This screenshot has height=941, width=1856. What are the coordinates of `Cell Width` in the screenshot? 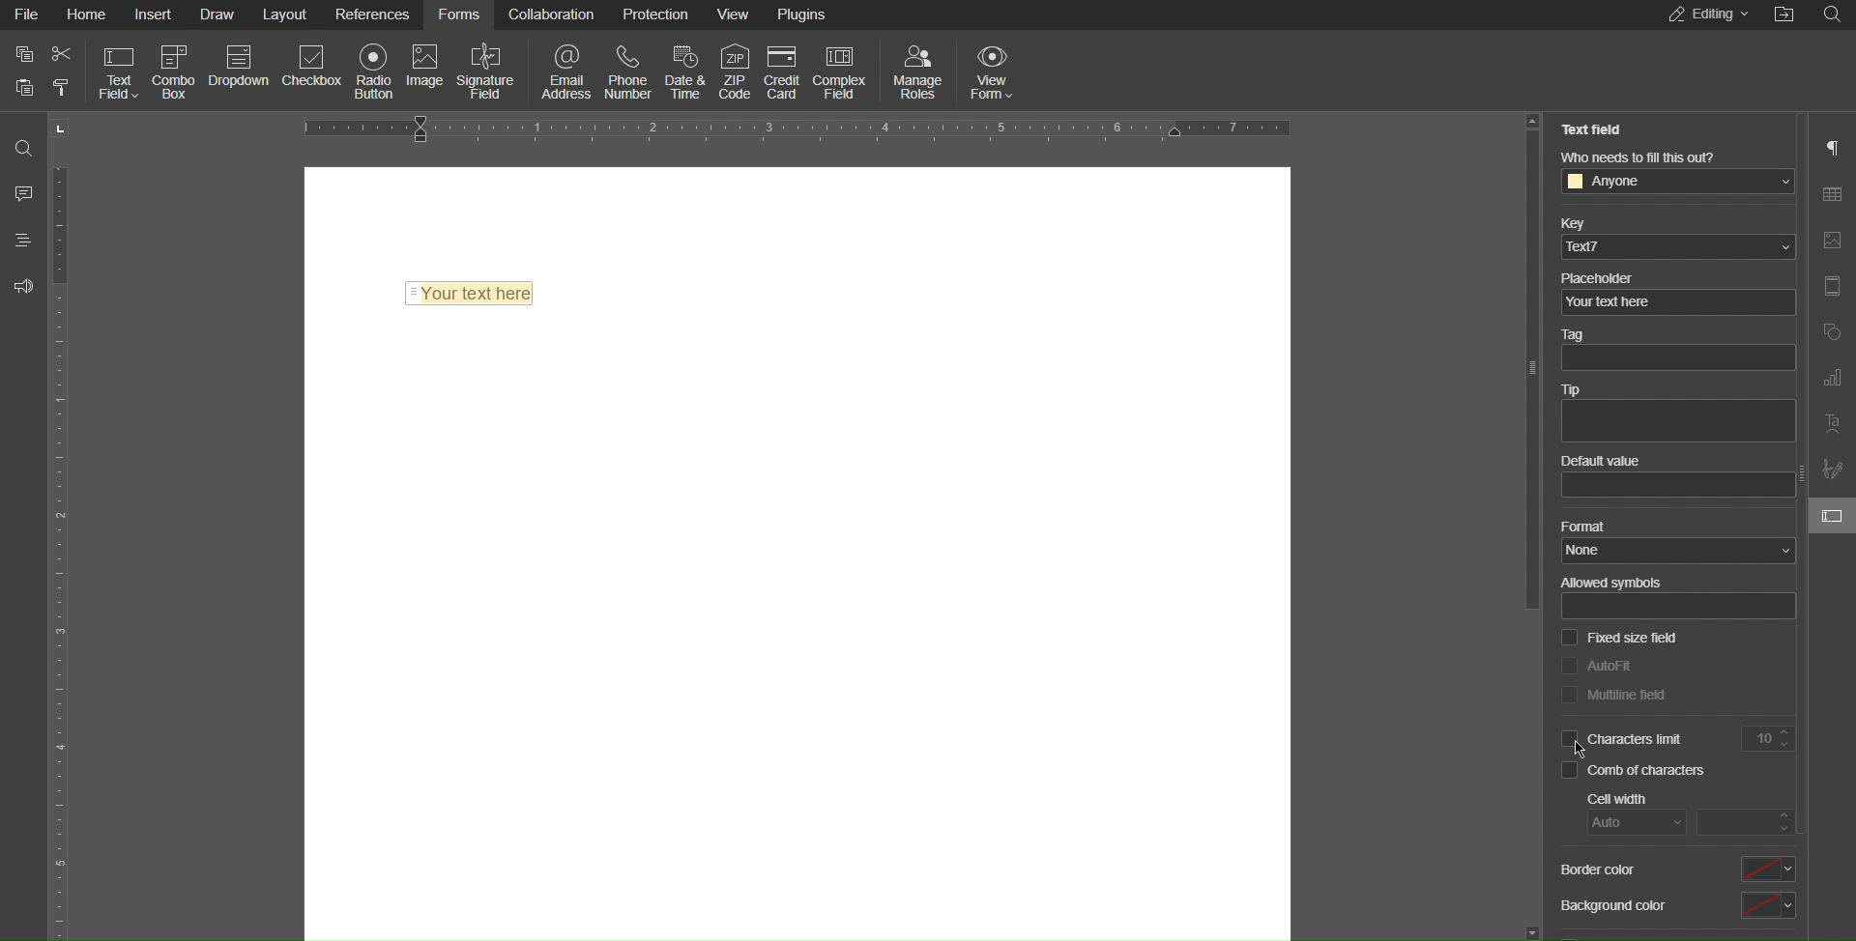 It's located at (1694, 813).